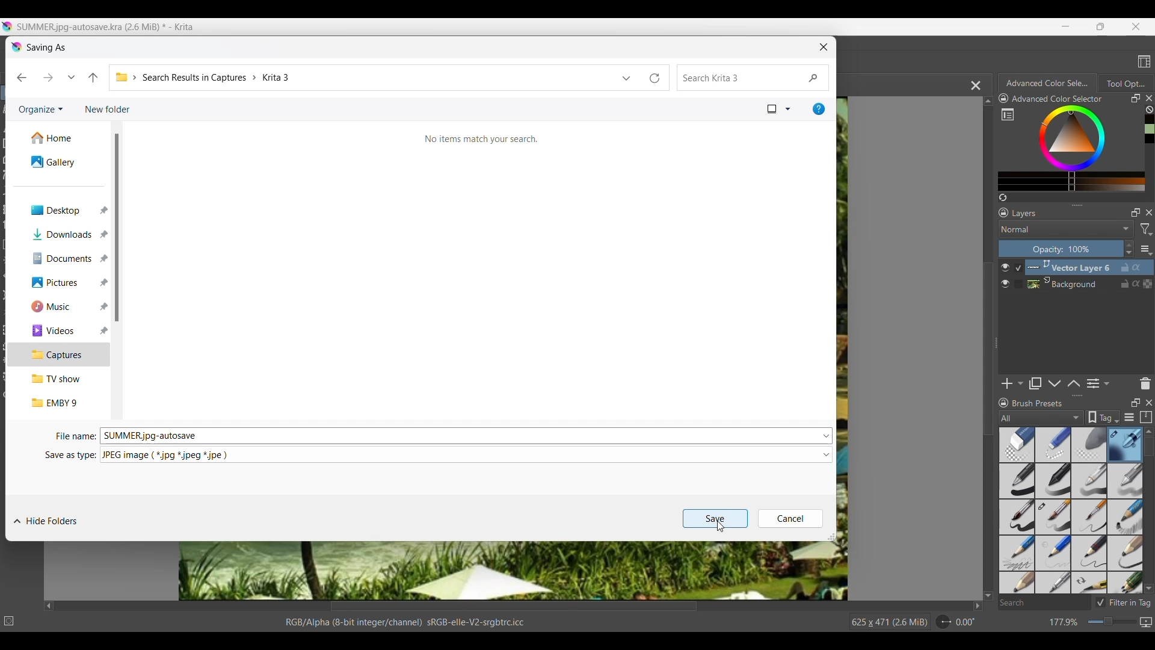 Image resolution: width=1155 pixels, height=650 pixels. Describe the element at coordinates (1067, 229) in the screenshot. I see `Mode options` at that location.